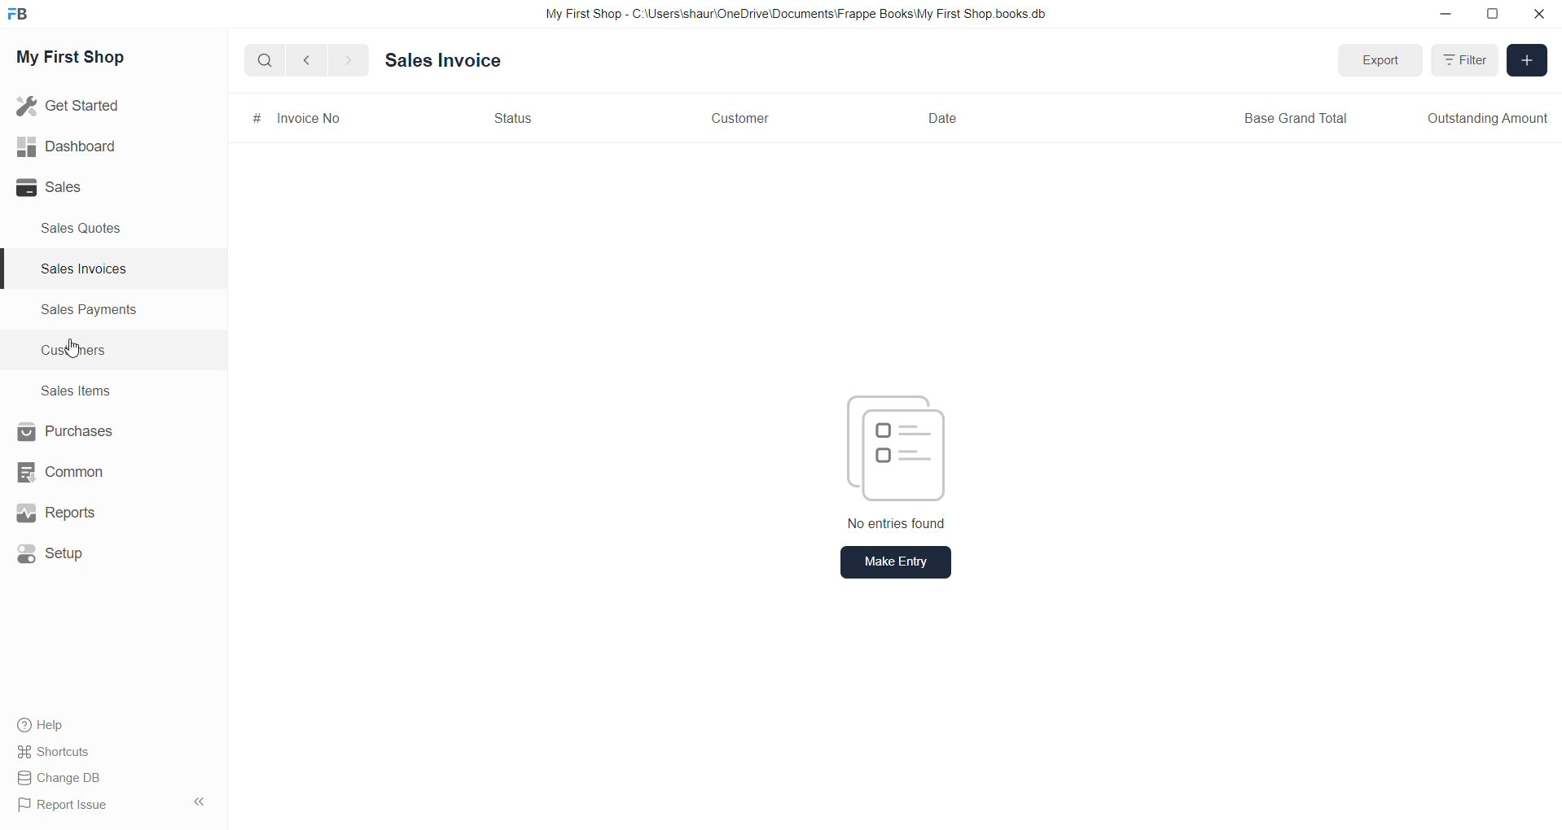 The image size is (1562, 830). Describe the element at coordinates (83, 270) in the screenshot. I see `sales invoices ` at that location.